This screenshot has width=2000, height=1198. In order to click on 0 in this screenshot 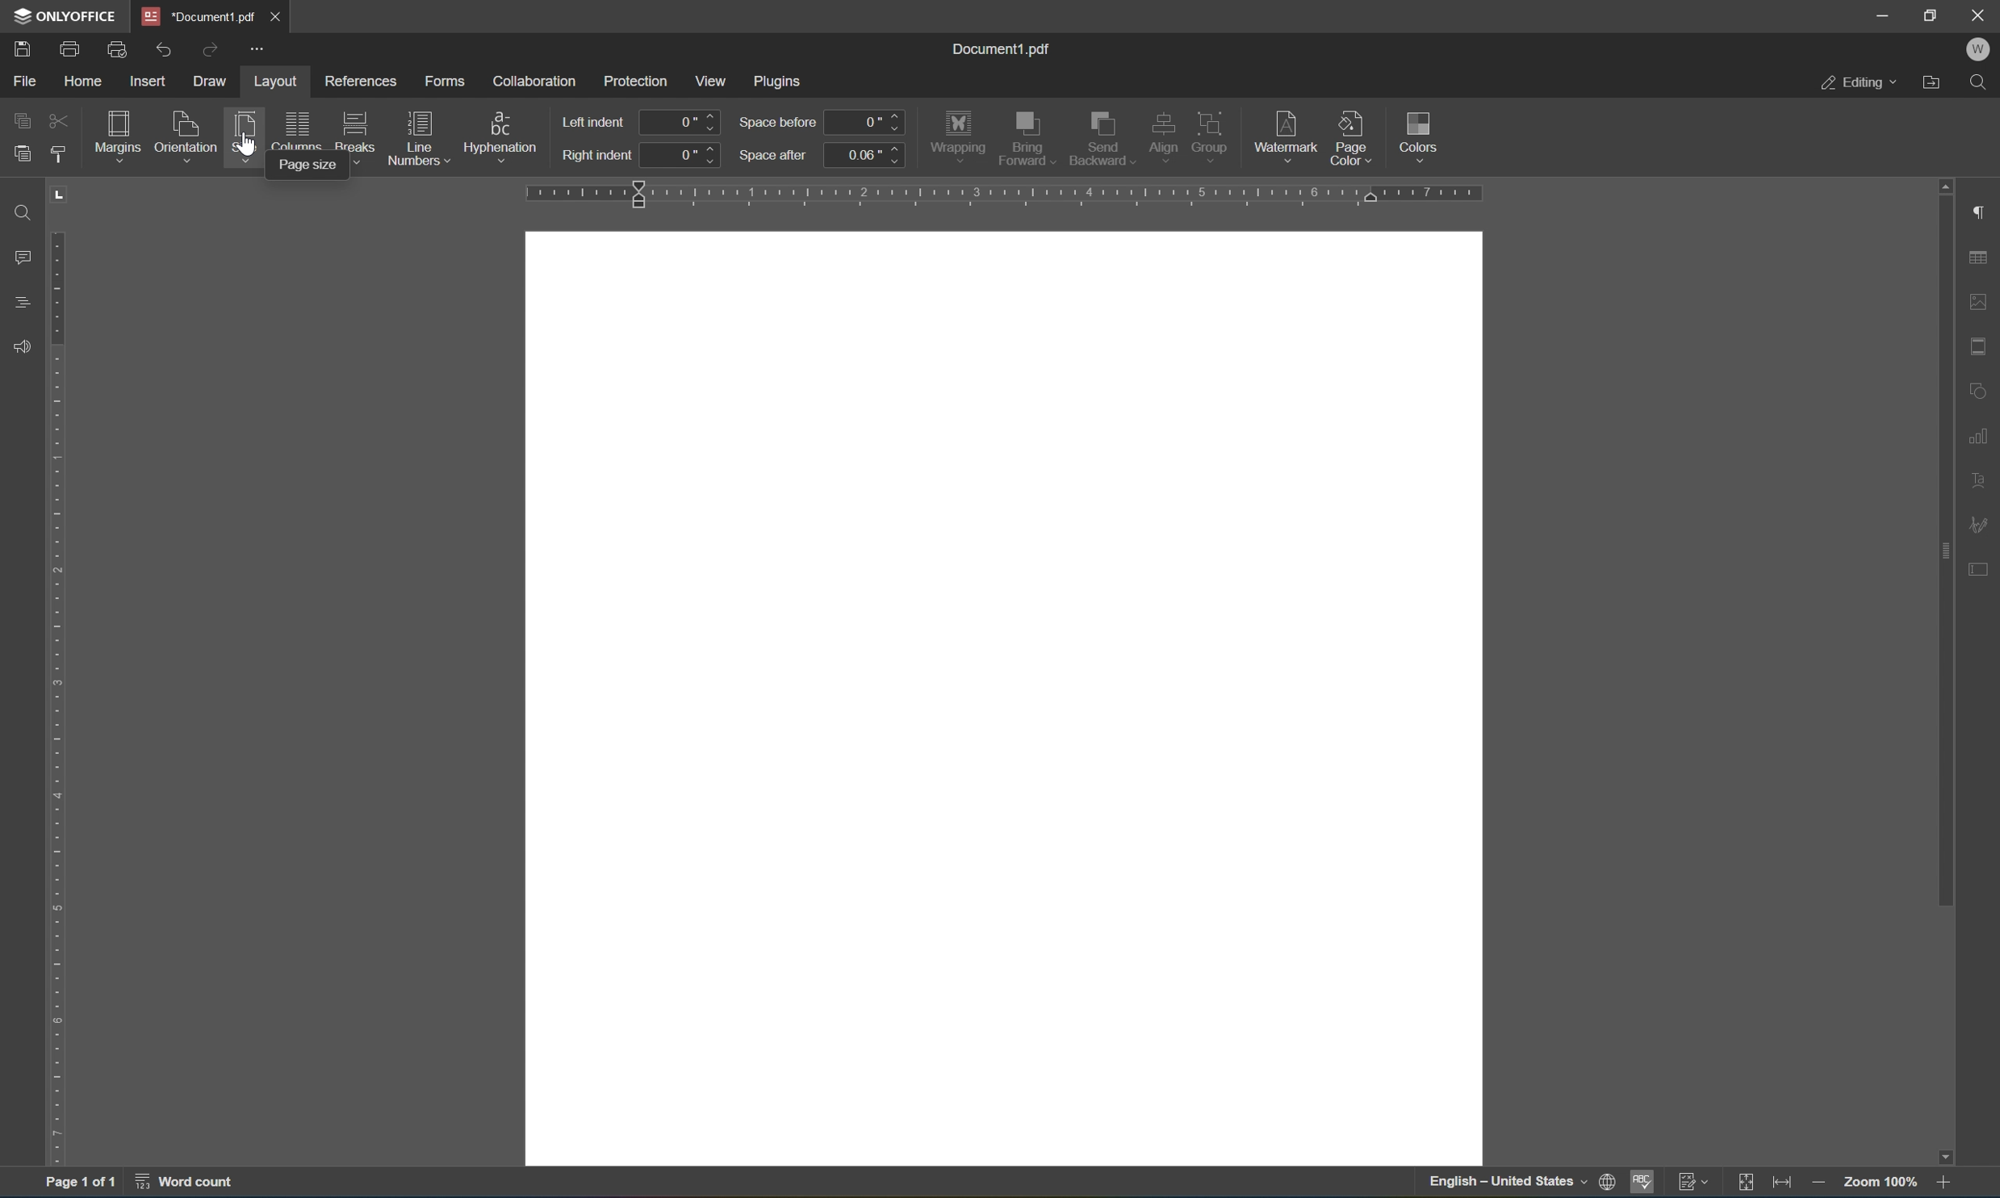, I will do `click(684, 155)`.